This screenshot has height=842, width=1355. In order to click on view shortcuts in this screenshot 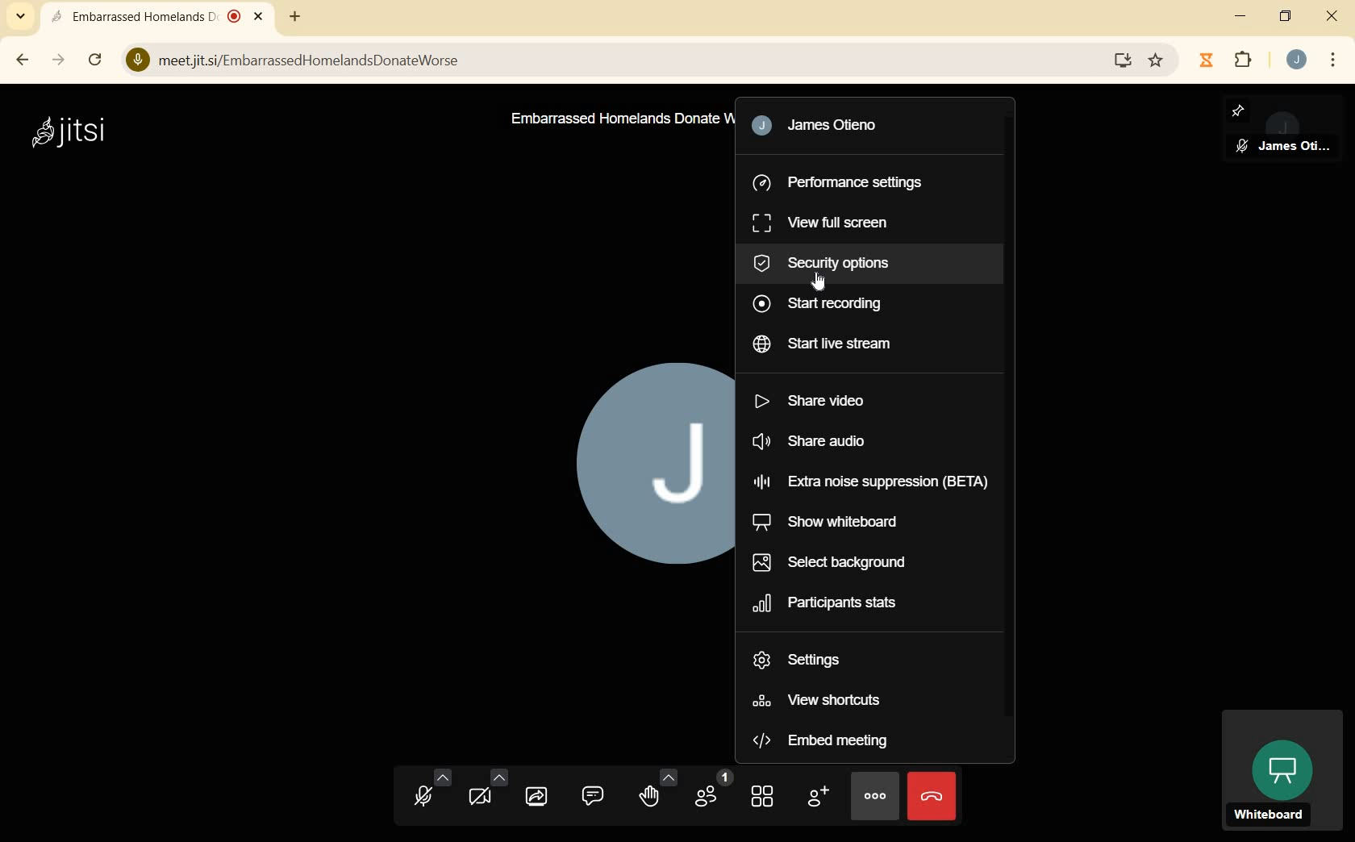, I will do `click(820, 700)`.